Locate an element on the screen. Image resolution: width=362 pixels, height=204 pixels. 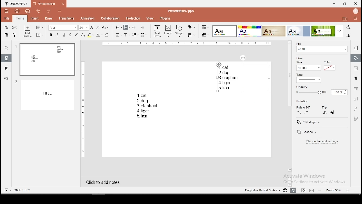
icon is located at coordinates (355, 12).